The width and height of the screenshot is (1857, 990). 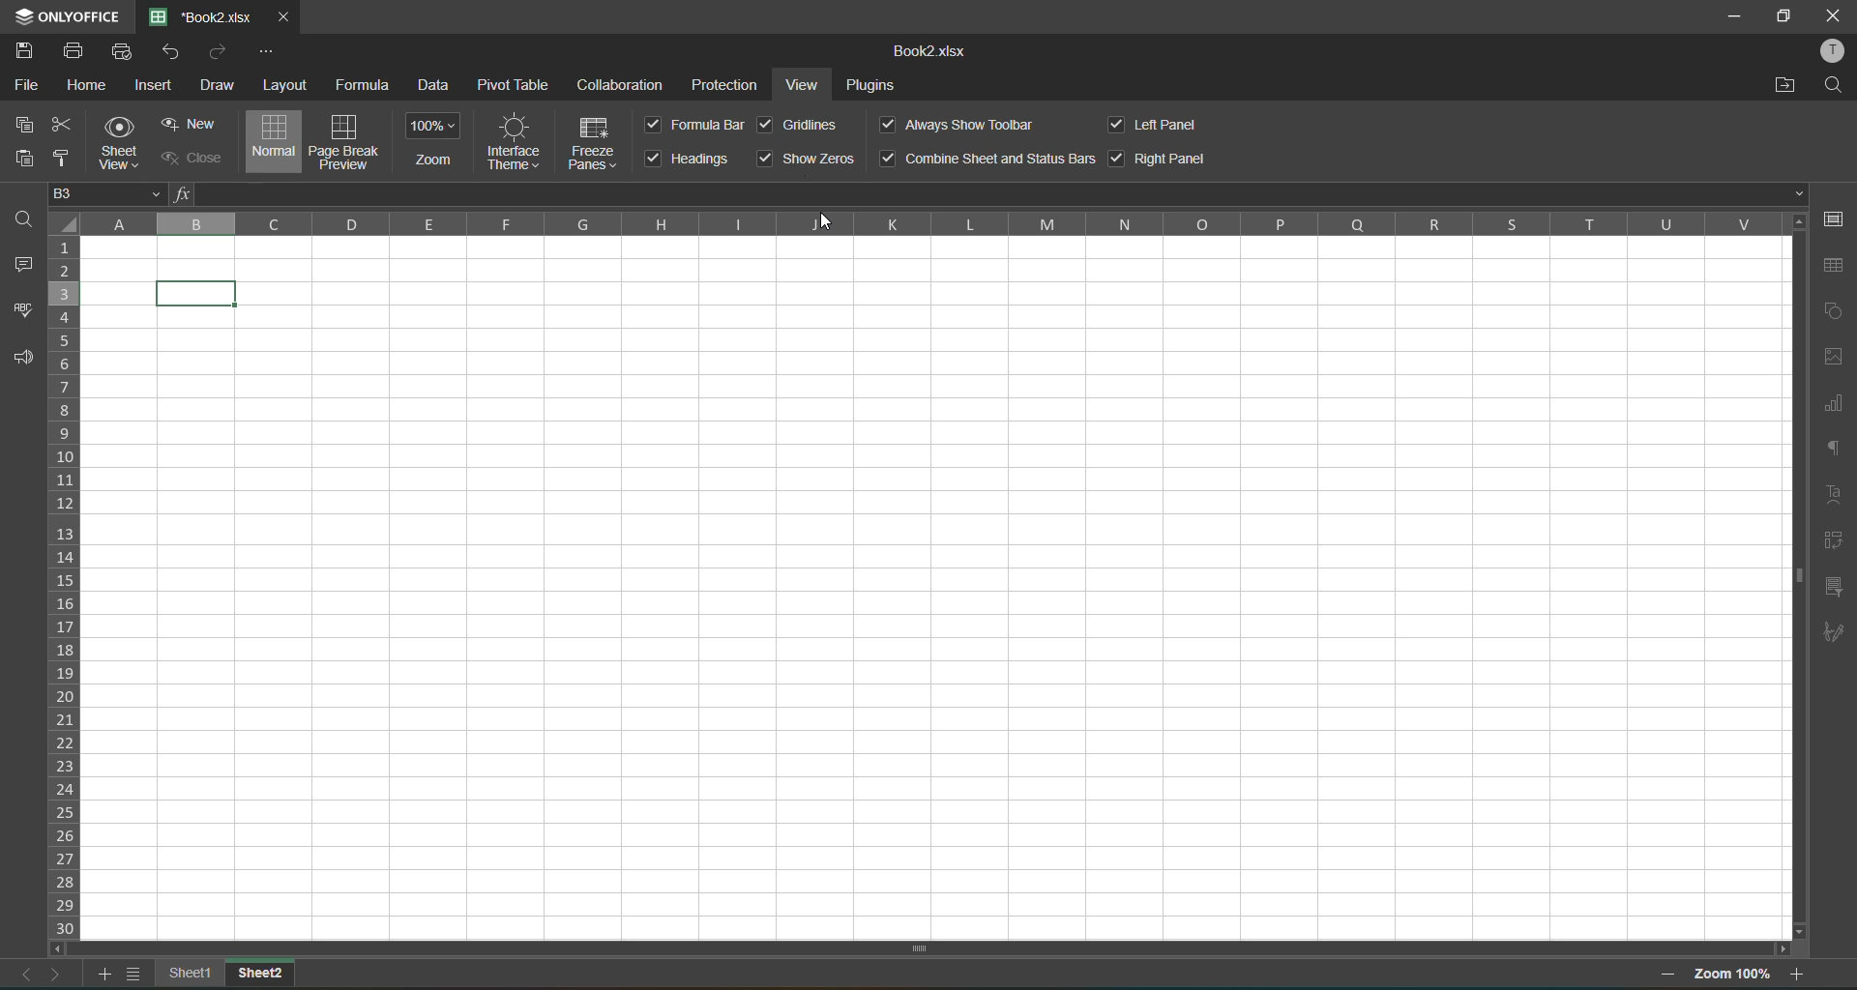 I want to click on formula, so click(x=366, y=86).